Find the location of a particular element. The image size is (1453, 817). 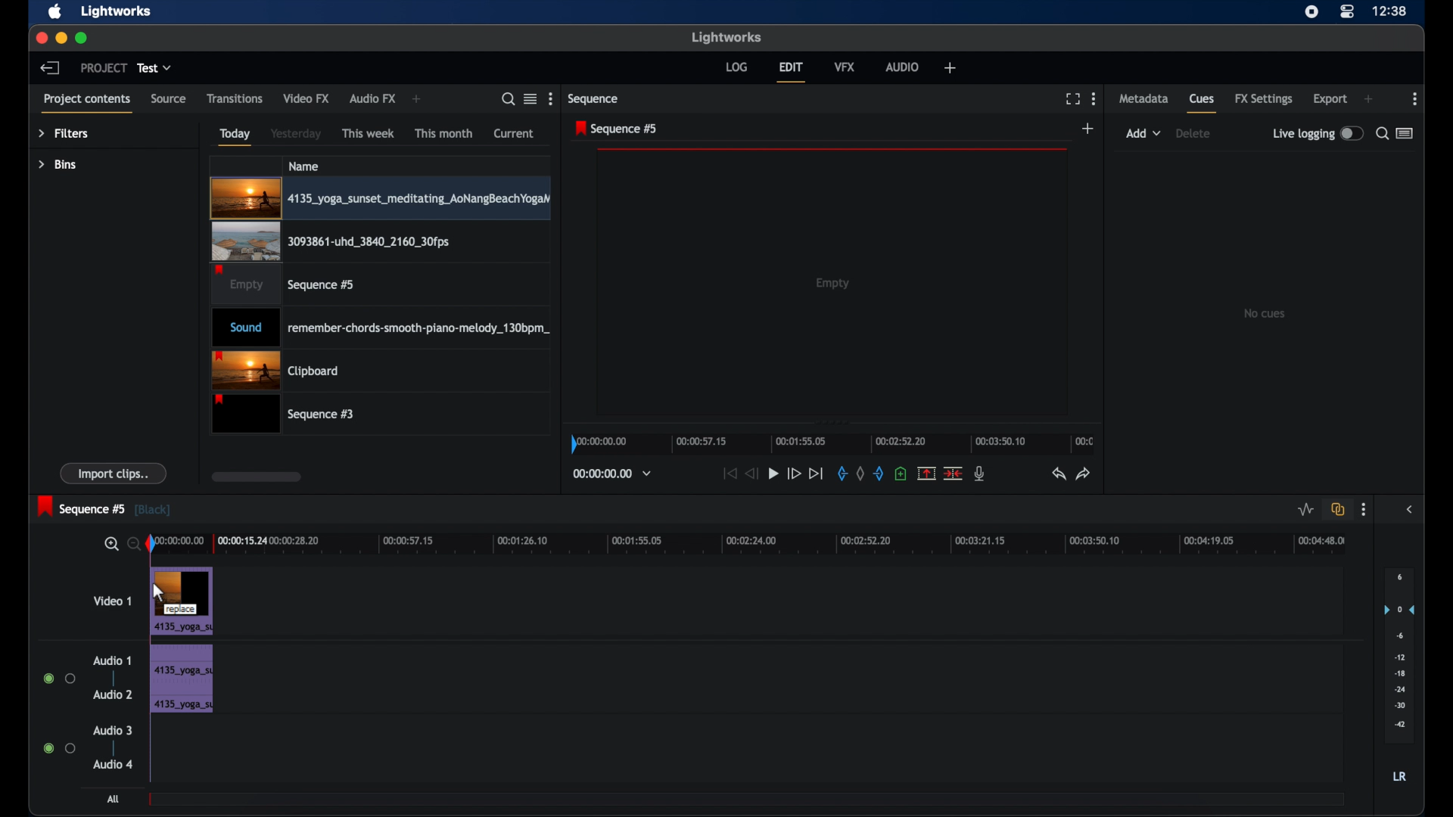

audio 4 is located at coordinates (110, 765).